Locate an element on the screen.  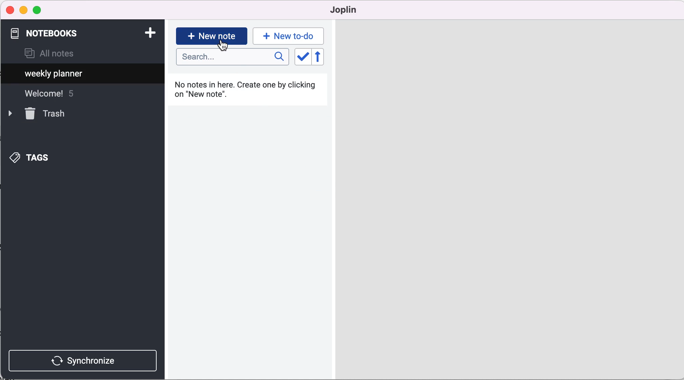
tags is located at coordinates (38, 158).